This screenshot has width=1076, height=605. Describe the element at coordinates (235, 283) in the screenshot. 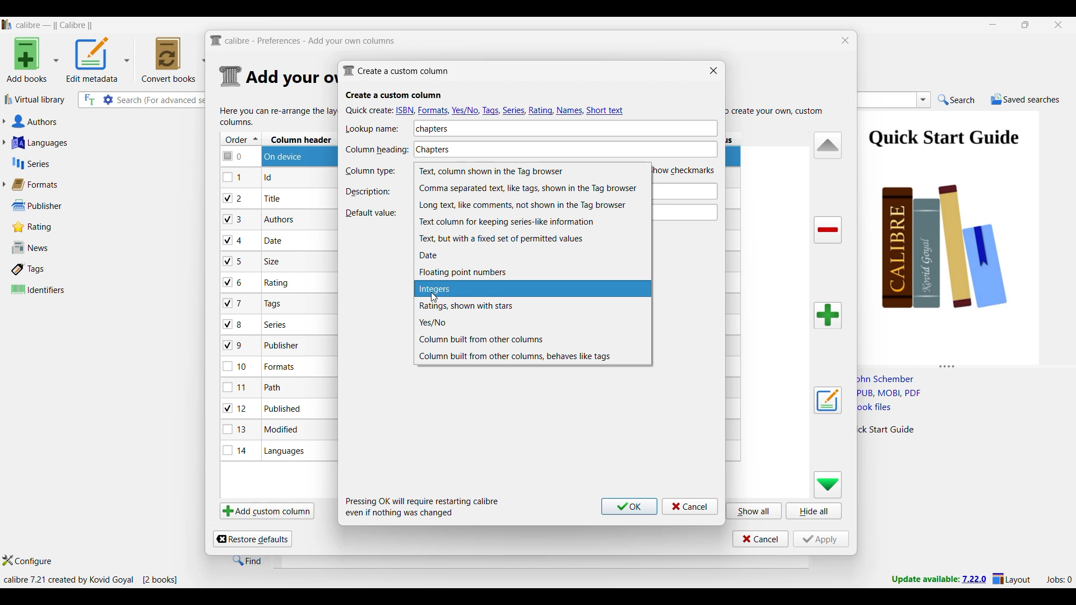

I see `checkbox - 6` at that location.